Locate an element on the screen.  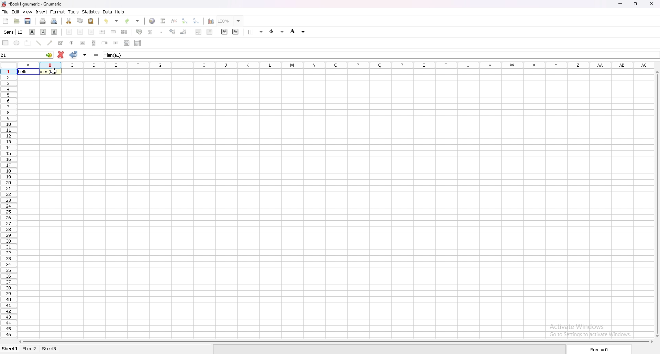
redo is located at coordinates (134, 20).